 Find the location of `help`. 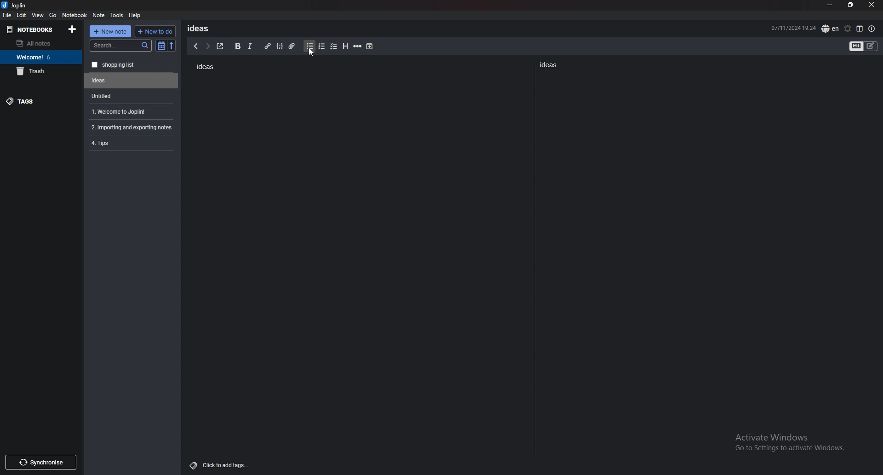

help is located at coordinates (135, 15).